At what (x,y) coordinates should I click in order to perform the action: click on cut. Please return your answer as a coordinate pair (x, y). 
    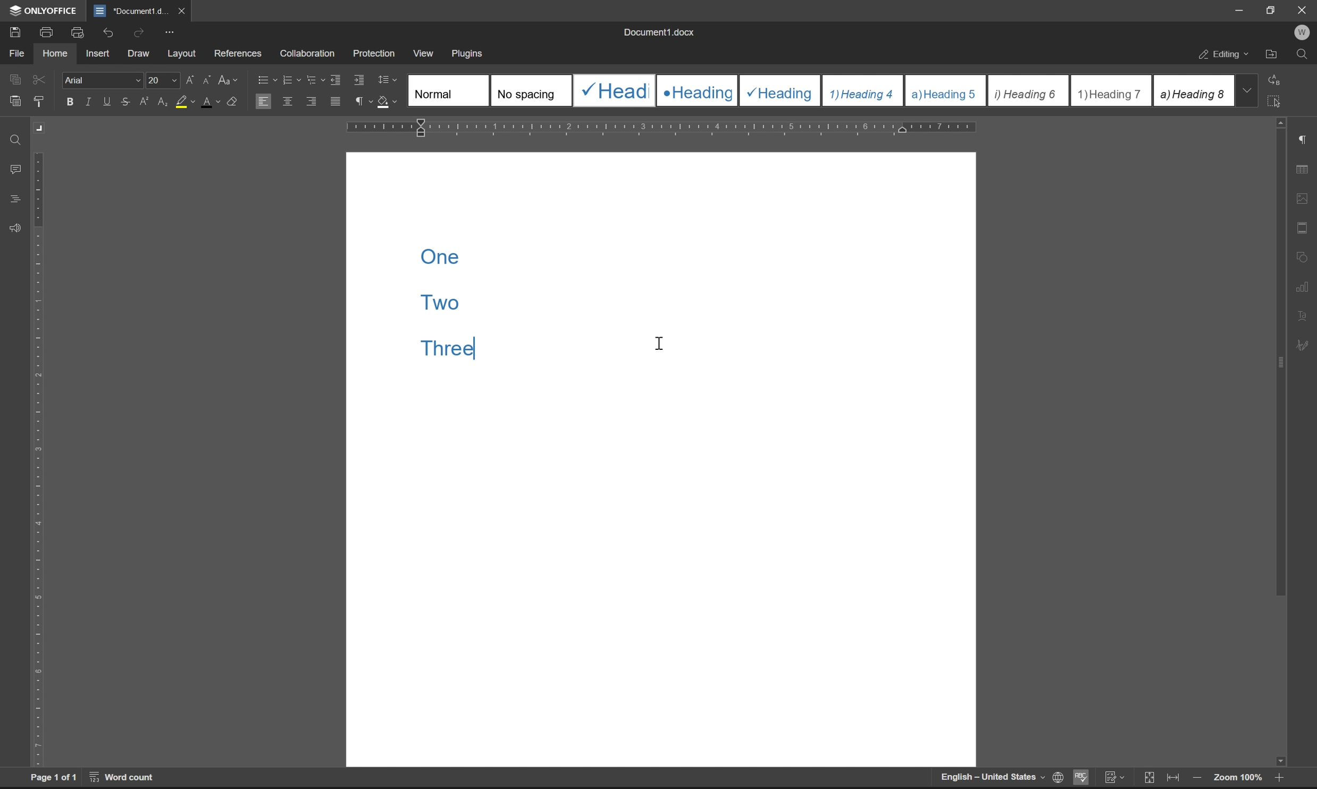
    Looking at the image, I should click on (40, 79).